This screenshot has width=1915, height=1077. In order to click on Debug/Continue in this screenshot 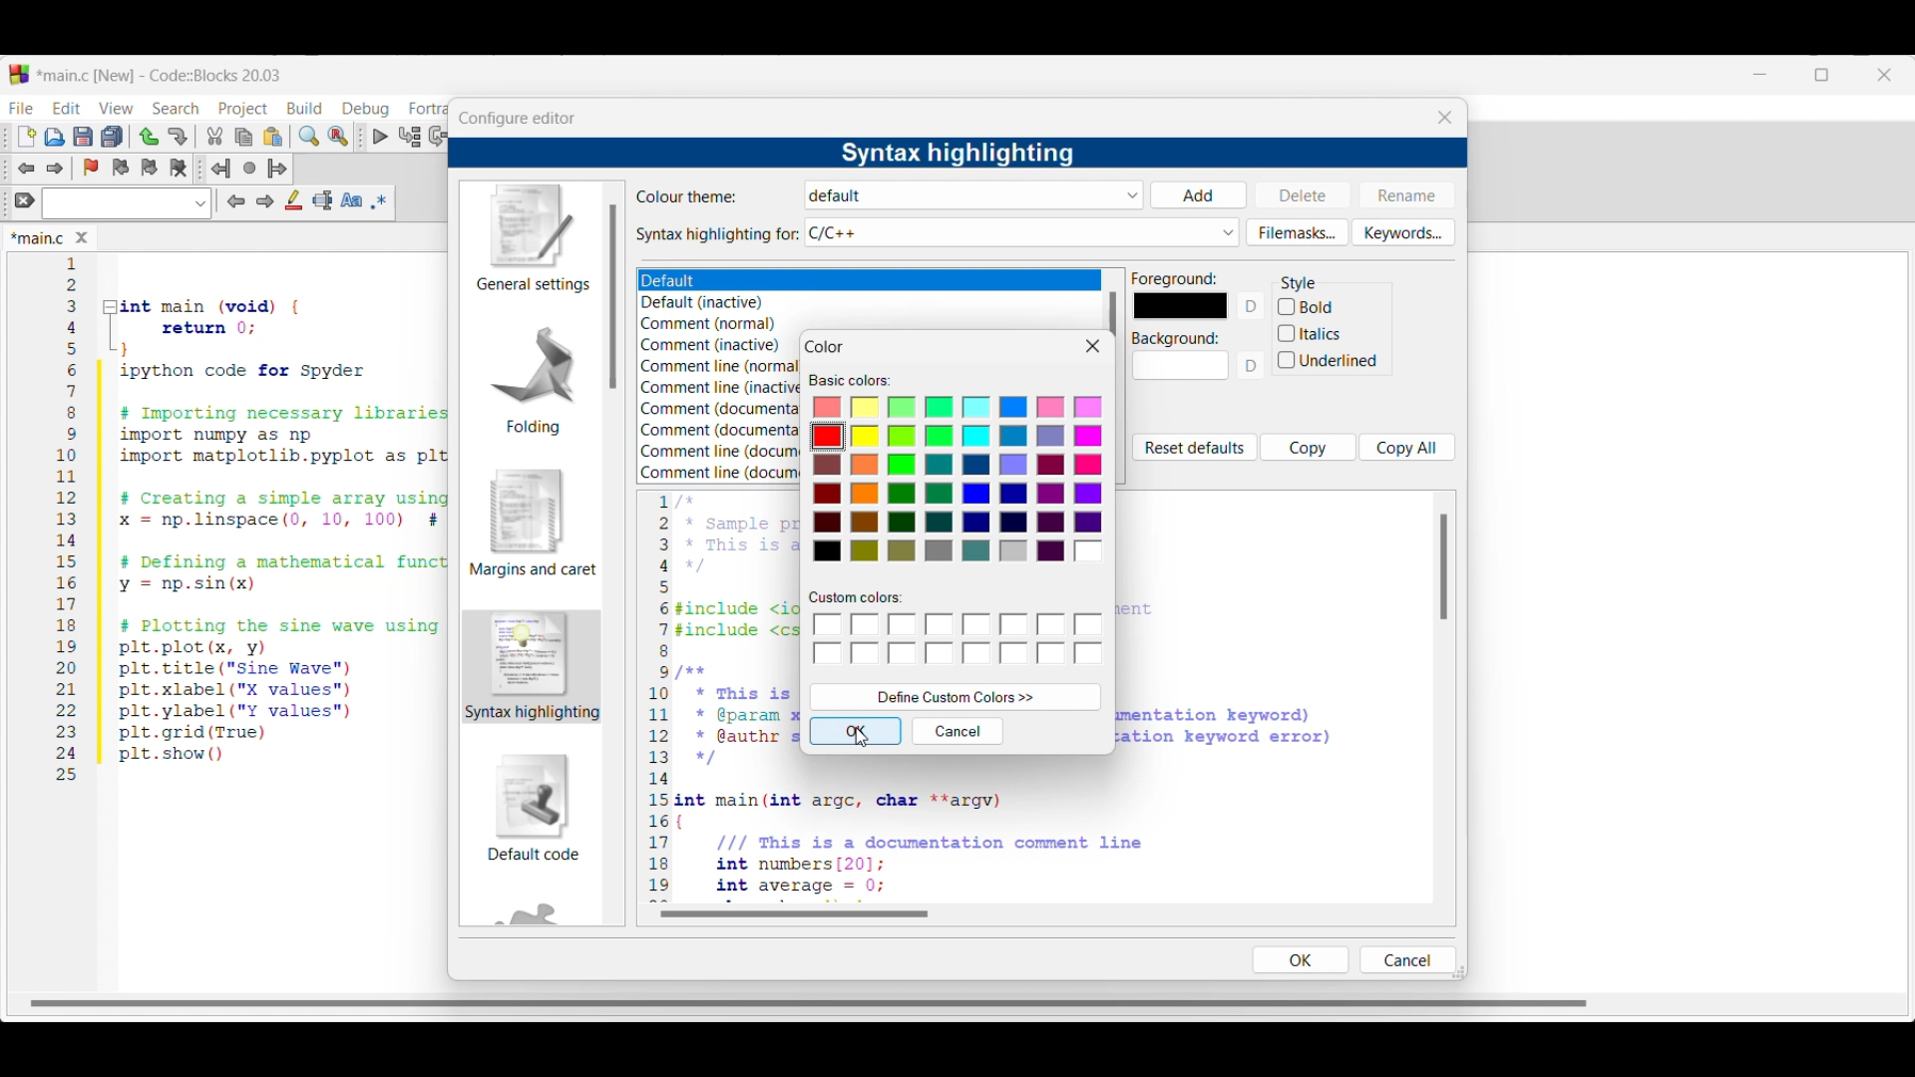, I will do `click(381, 137)`.